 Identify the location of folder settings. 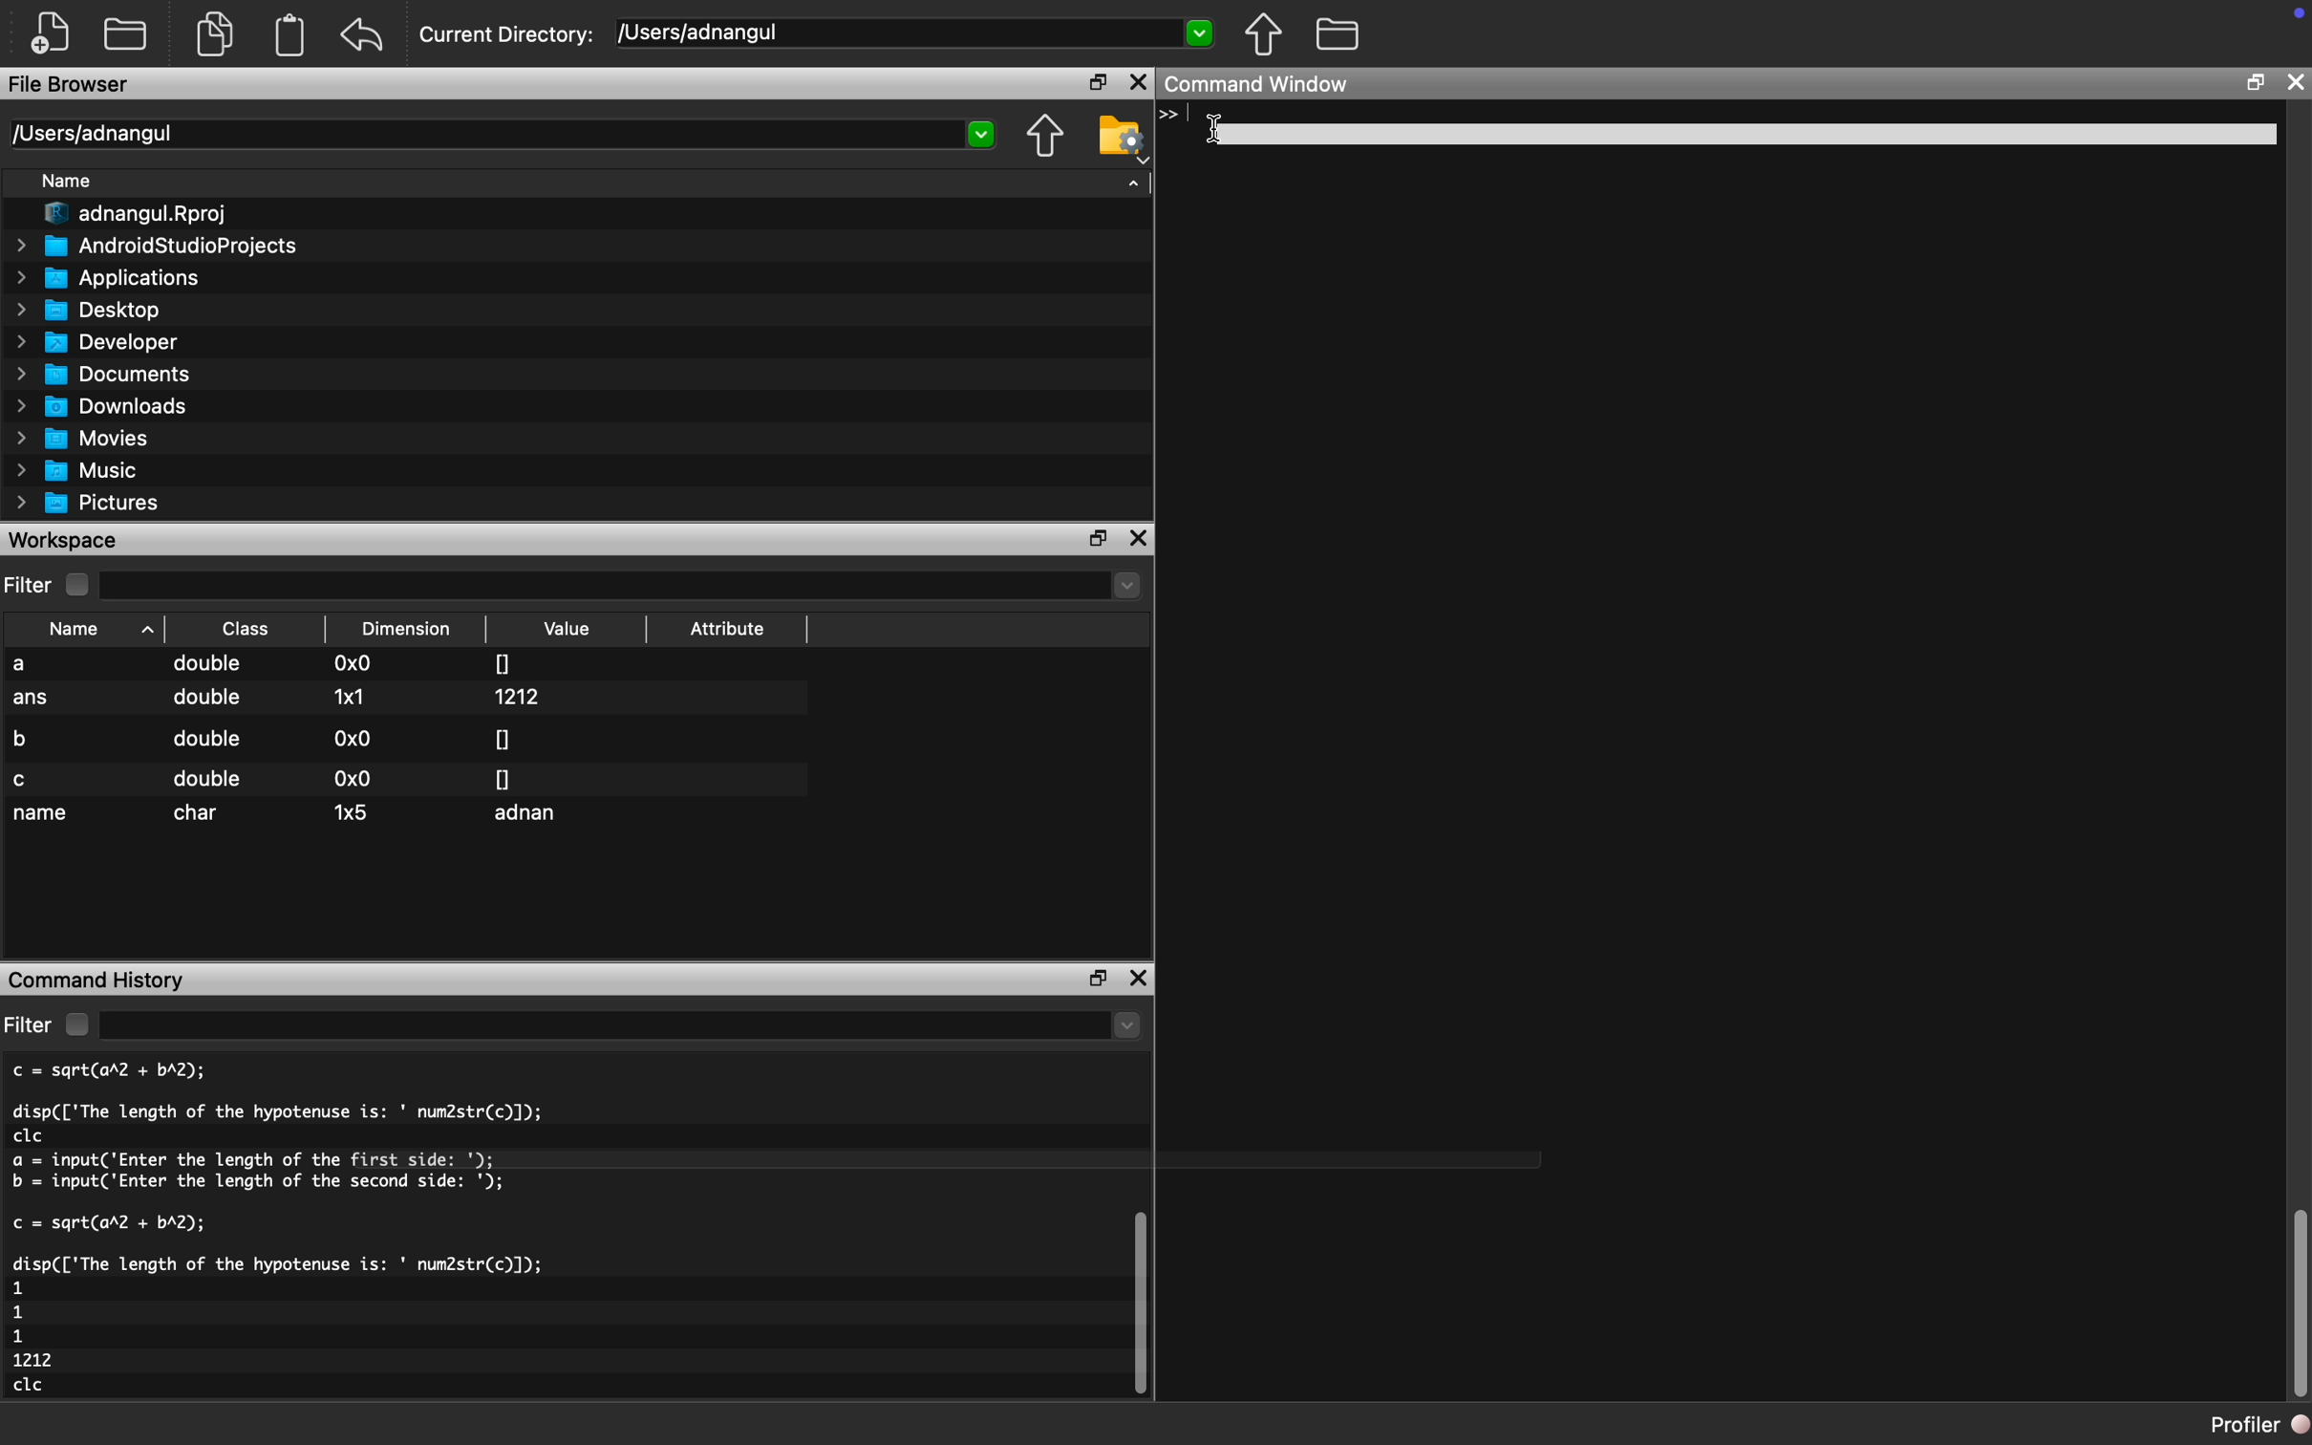
(1121, 136).